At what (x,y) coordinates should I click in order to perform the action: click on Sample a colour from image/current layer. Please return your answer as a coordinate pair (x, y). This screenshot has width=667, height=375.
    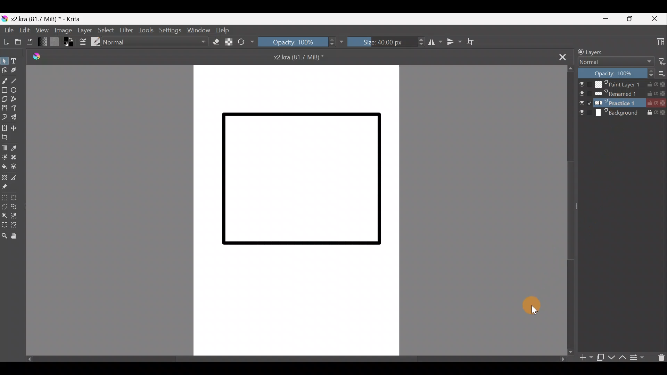
    Looking at the image, I should click on (17, 148).